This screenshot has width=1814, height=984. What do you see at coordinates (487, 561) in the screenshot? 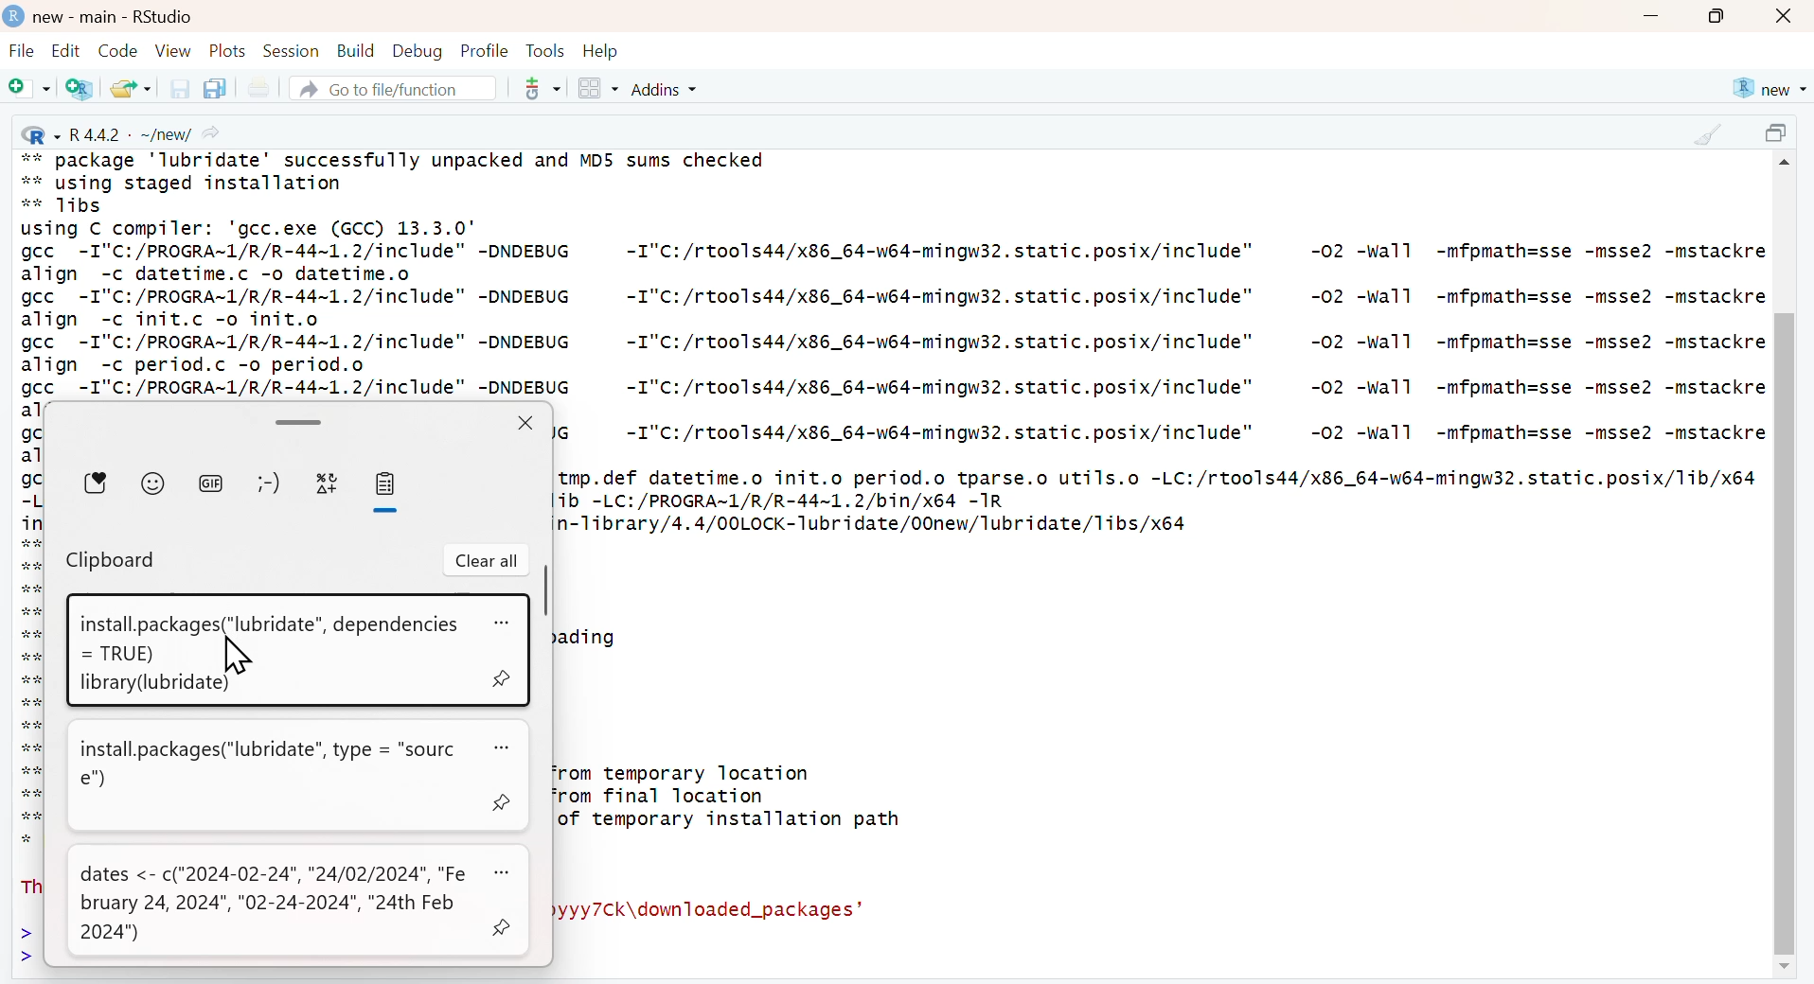
I see `Clear all` at bounding box center [487, 561].